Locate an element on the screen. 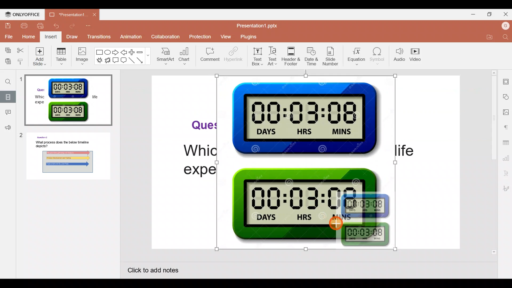 The image size is (512, 288). Paragraph settings is located at coordinates (506, 127).